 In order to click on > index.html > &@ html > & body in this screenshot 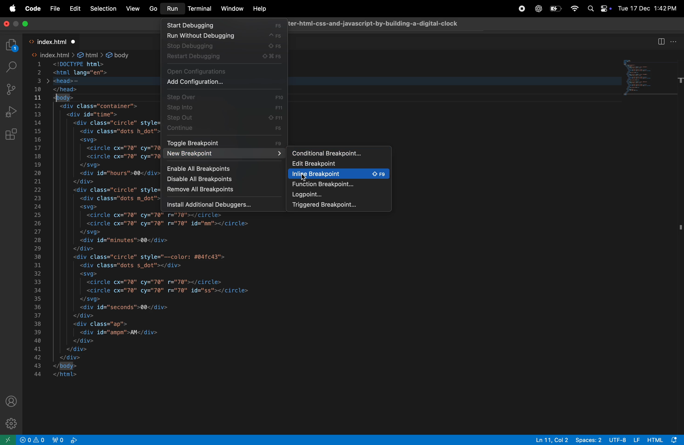, I will do `click(83, 55)`.